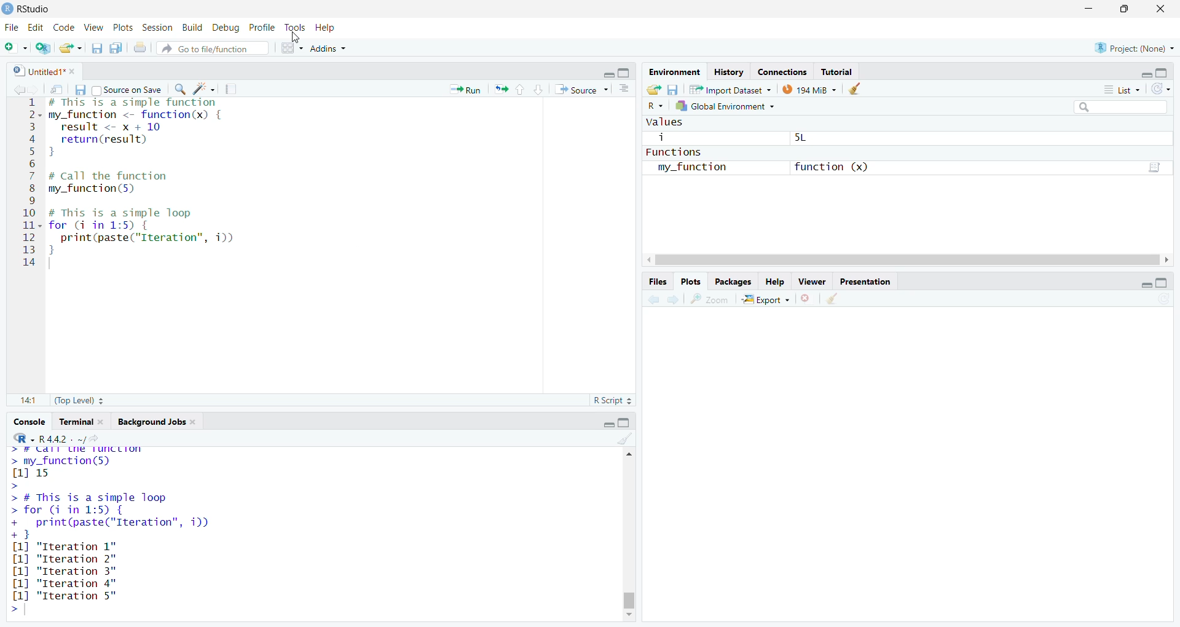 This screenshot has height=627, width=1180. What do you see at coordinates (141, 47) in the screenshot?
I see `print the current file` at bounding box center [141, 47].